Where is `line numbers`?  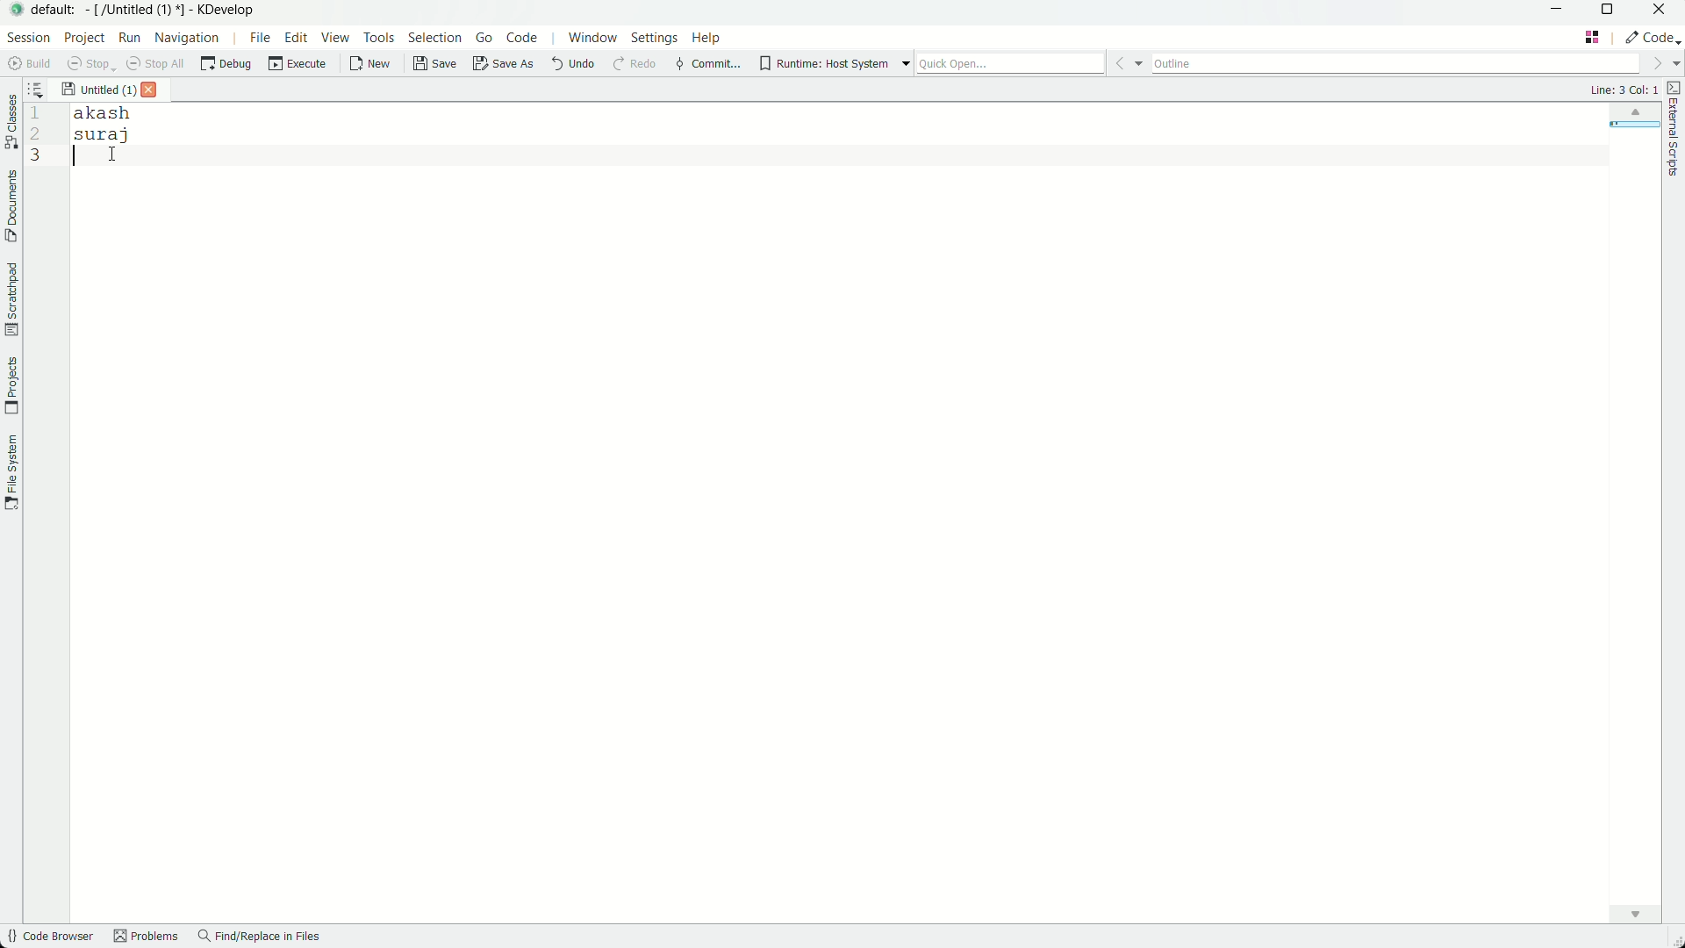 line numbers is located at coordinates (34, 136).